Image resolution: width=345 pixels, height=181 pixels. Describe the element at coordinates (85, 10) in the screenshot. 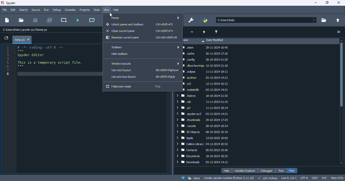

I see `projects` at that location.